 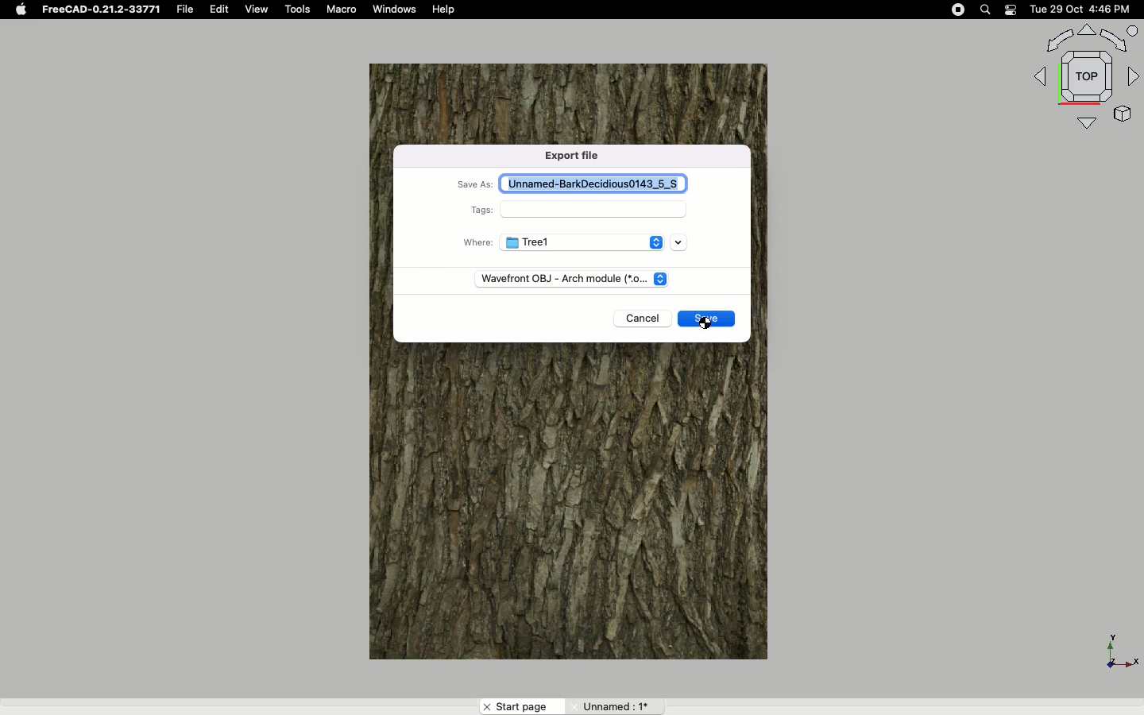 I want to click on FreeCAD, so click(x=99, y=10).